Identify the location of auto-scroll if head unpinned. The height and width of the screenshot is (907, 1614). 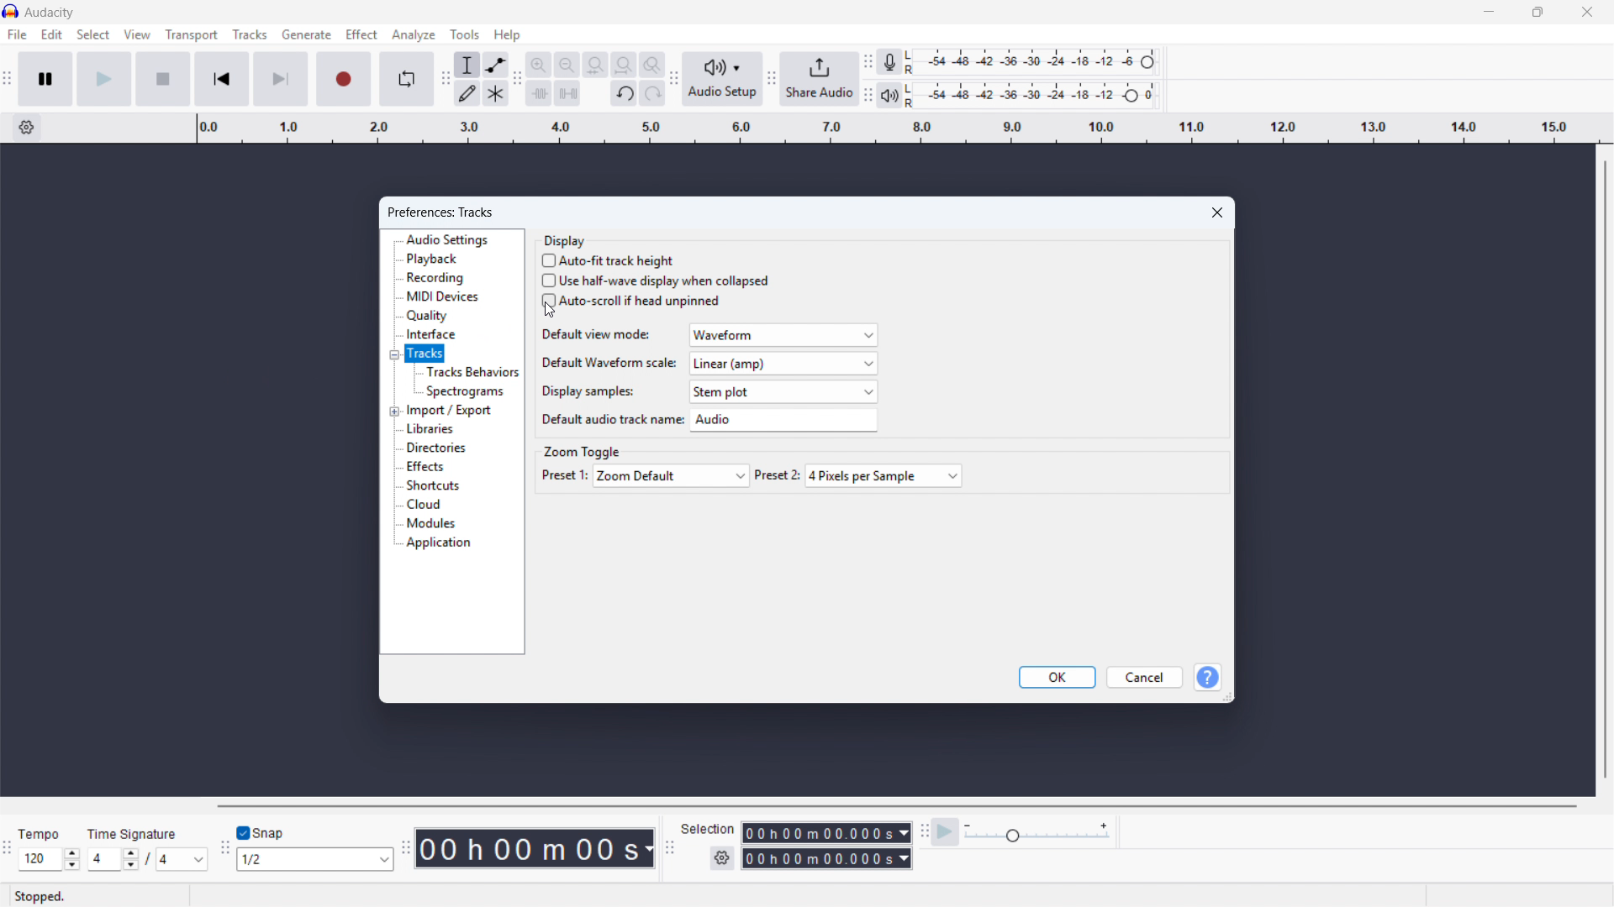
(632, 301).